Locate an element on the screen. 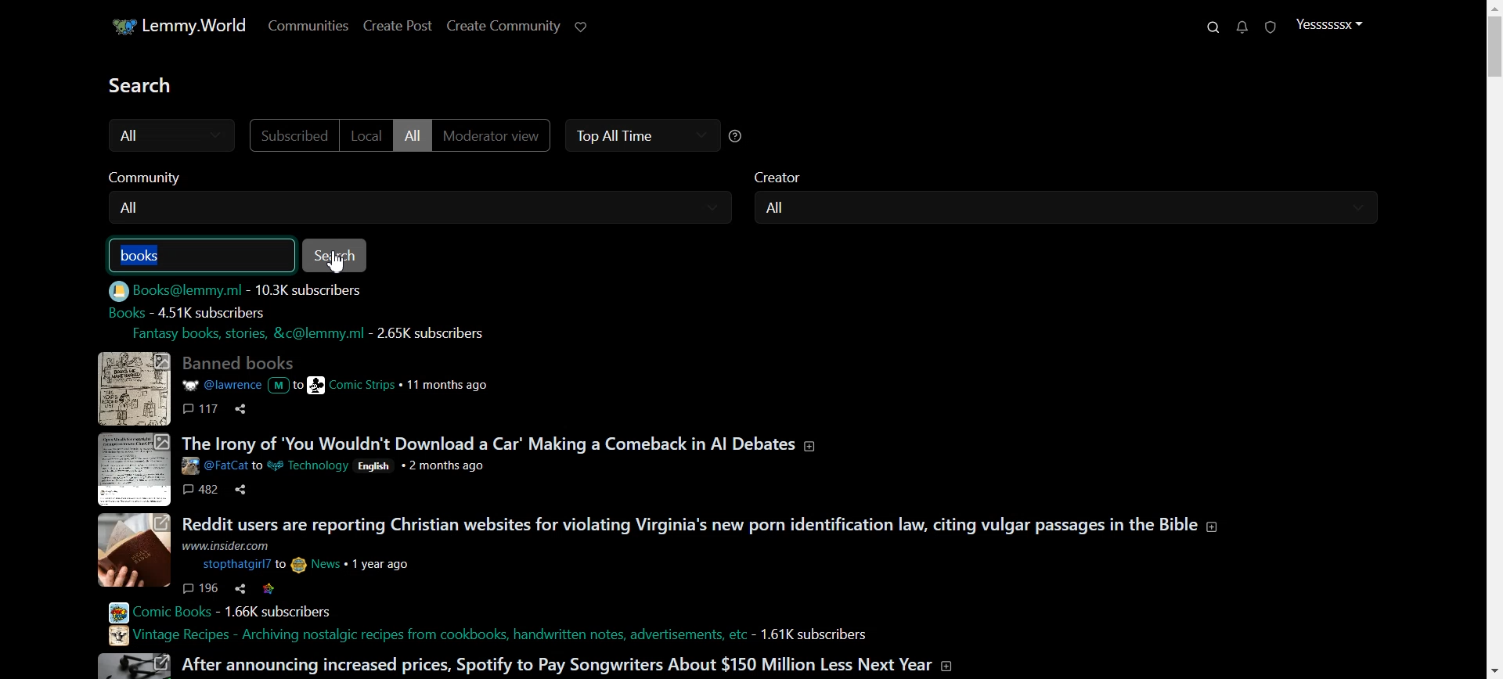  post is located at coordinates (708, 521).